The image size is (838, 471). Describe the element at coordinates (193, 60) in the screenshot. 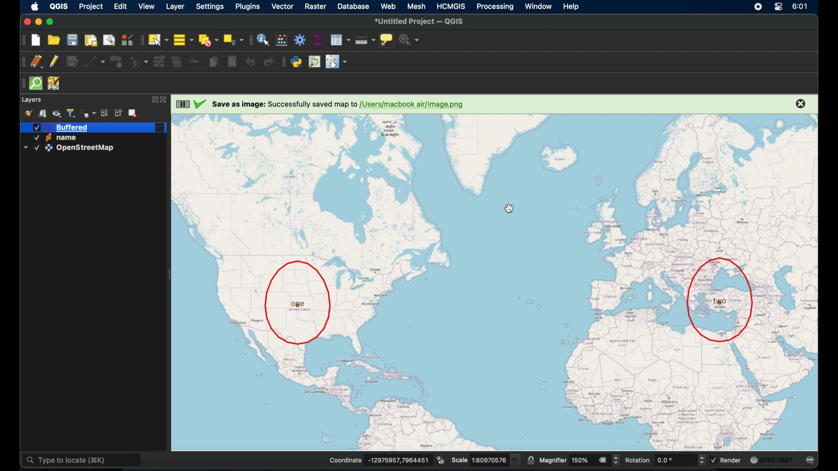

I see `cut features` at that location.